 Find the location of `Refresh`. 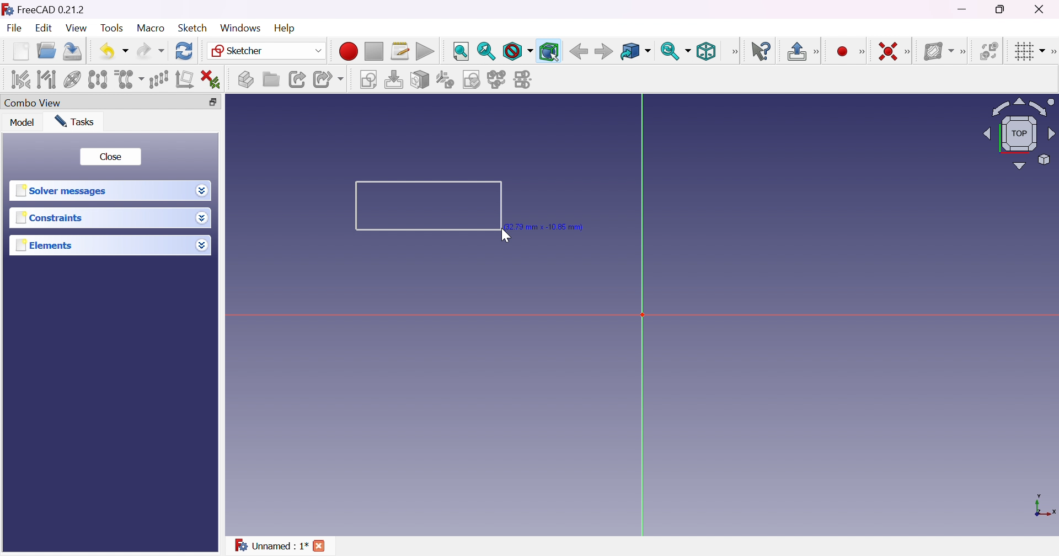

Refresh is located at coordinates (185, 51).